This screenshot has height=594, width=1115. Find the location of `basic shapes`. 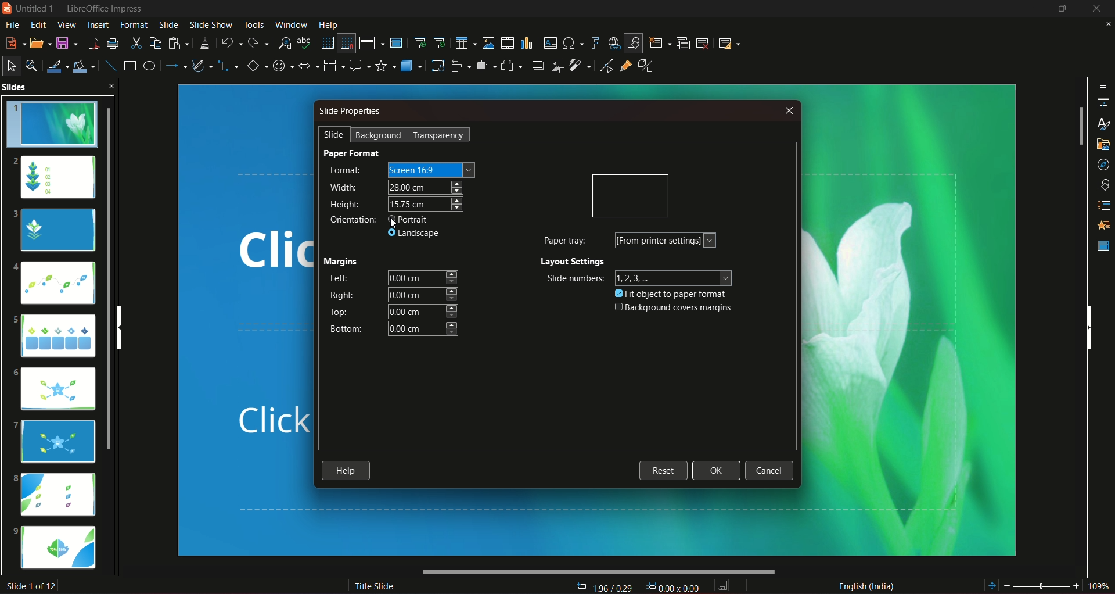

basic shapes is located at coordinates (256, 66).